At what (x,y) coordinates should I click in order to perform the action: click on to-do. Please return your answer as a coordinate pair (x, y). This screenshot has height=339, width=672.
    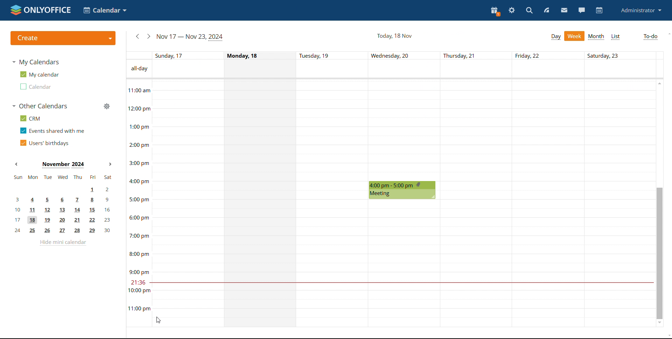
    Looking at the image, I should click on (651, 37).